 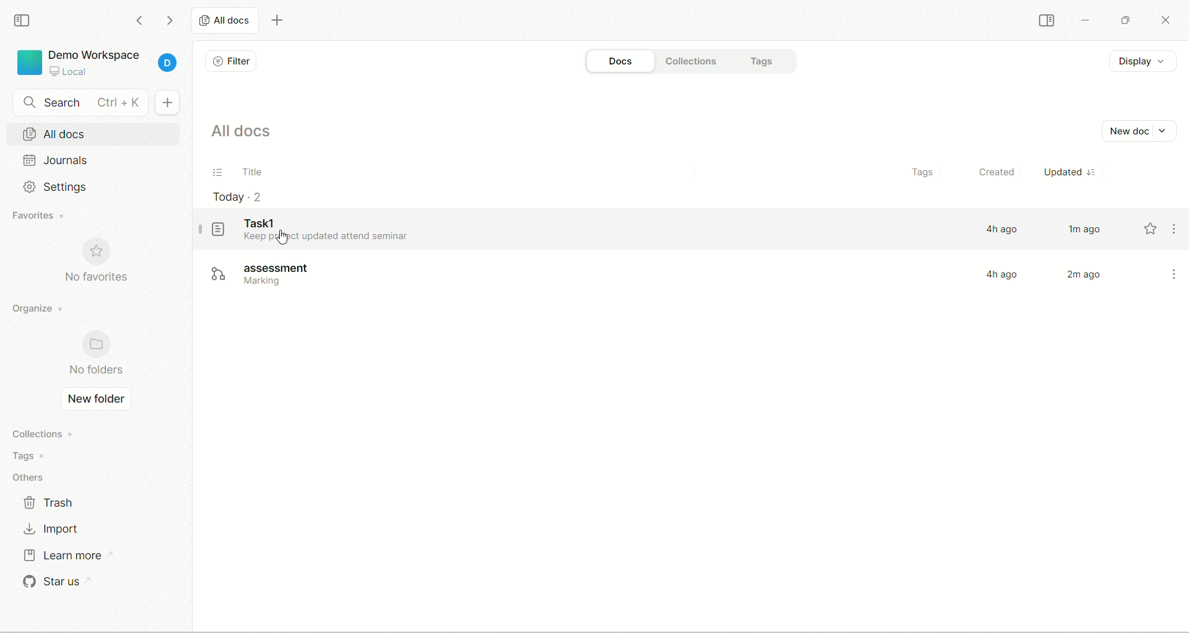 I want to click on project - Demo Workspace, so click(x=98, y=60).